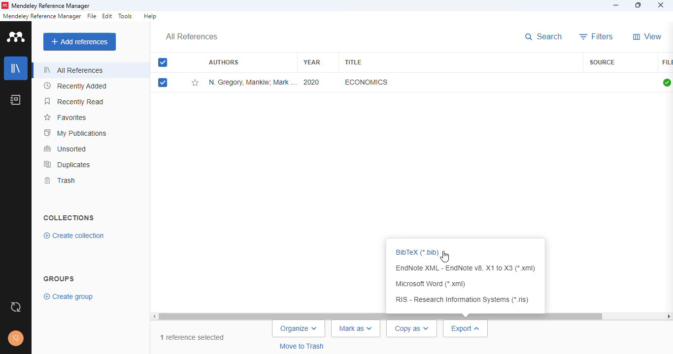  What do you see at coordinates (356, 329) in the screenshot?
I see `mark as` at bounding box center [356, 329].